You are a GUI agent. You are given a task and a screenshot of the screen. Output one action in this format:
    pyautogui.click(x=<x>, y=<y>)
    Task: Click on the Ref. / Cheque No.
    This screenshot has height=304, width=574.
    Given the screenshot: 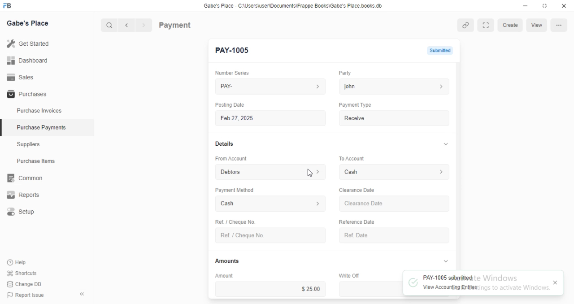 What is the action you would take?
    pyautogui.click(x=270, y=235)
    